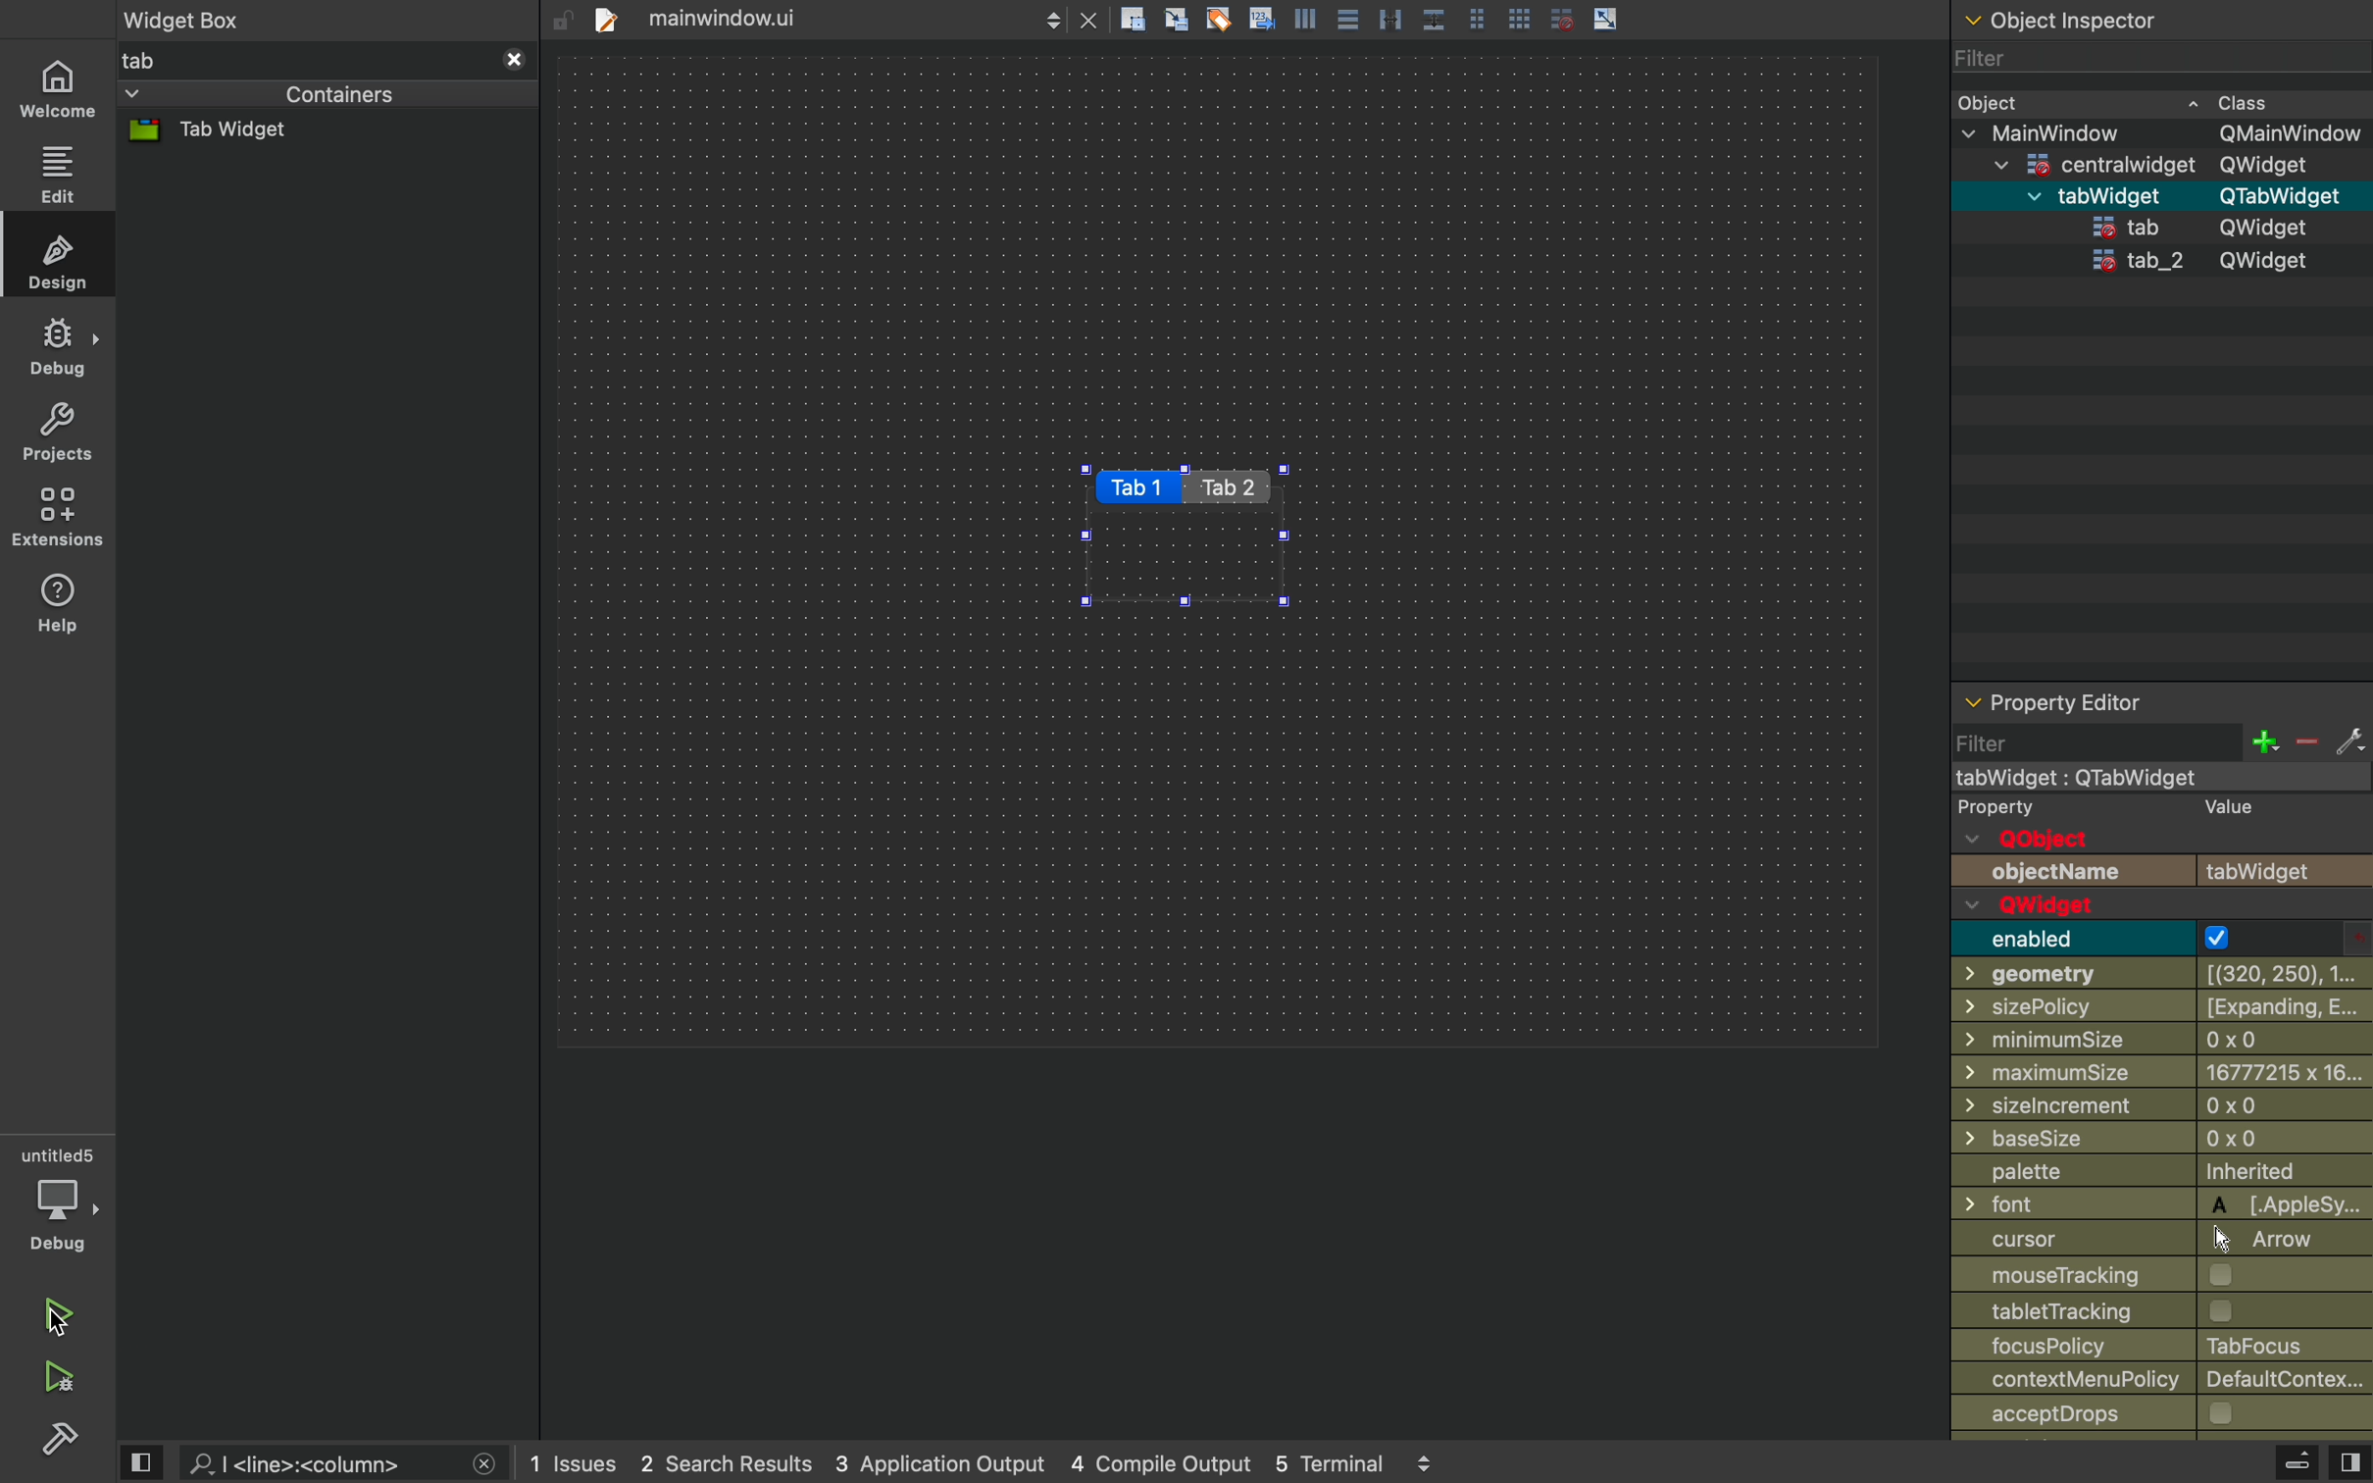  I want to click on filter, so click(2140, 58).